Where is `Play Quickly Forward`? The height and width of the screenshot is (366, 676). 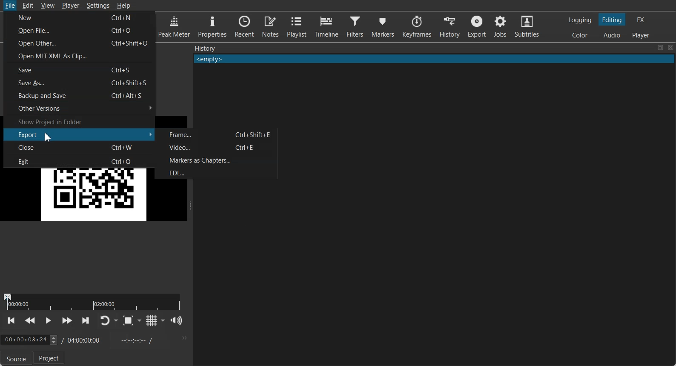 Play Quickly Forward is located at coordinates (67, 321).